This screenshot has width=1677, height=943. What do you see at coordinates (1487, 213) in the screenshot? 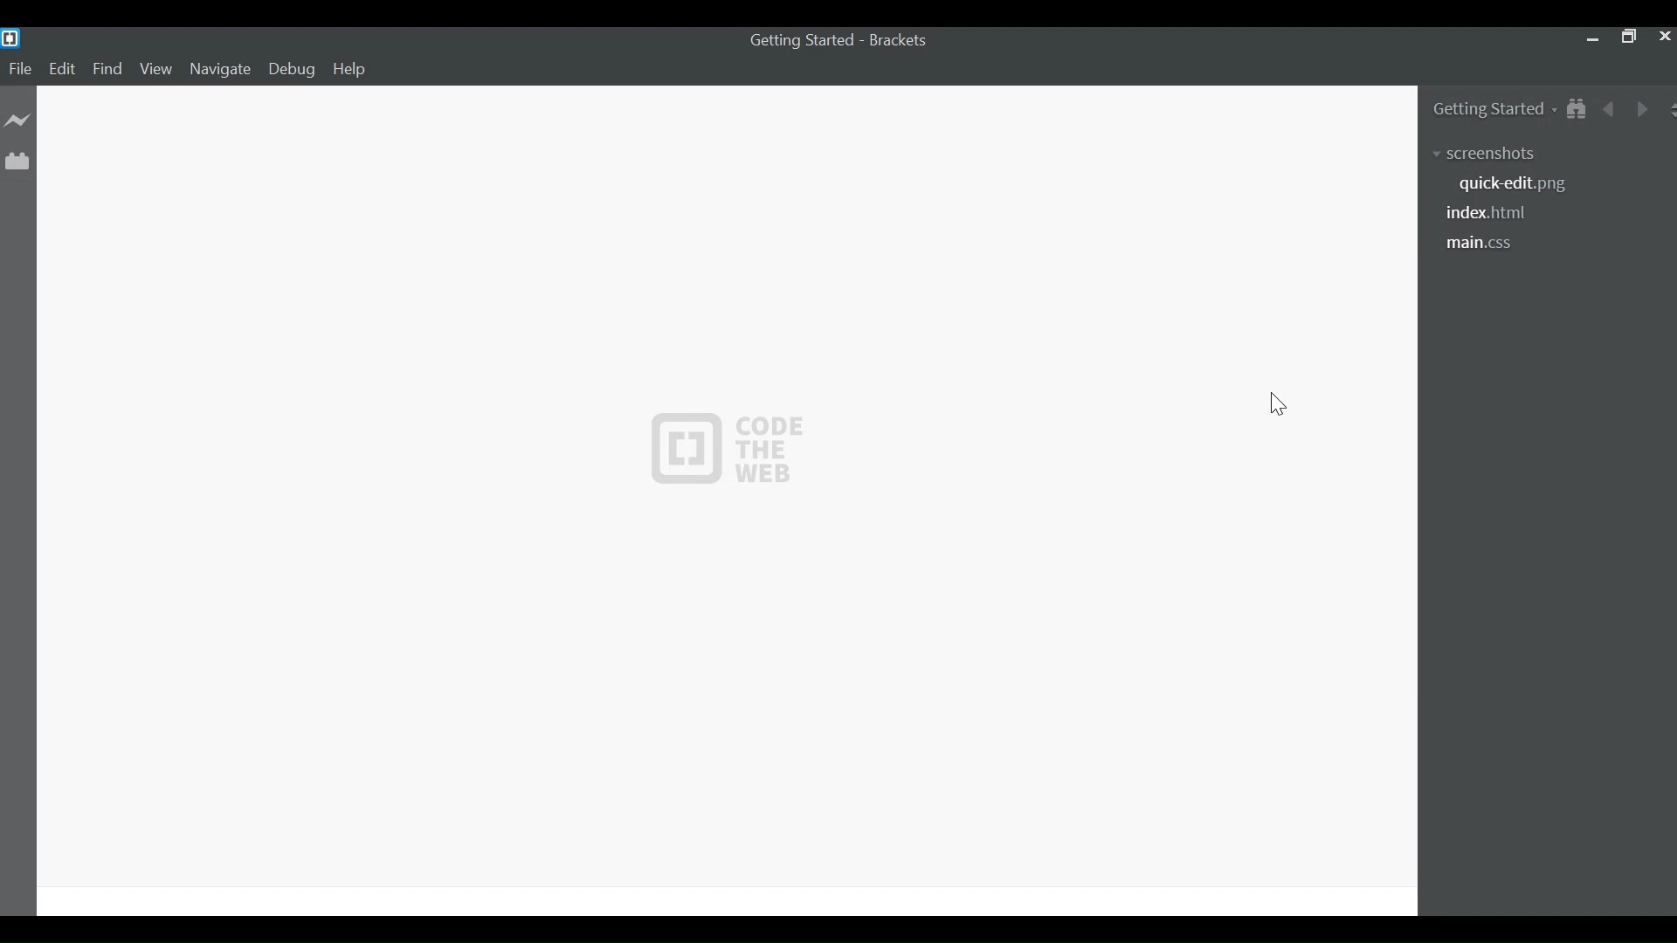
I see `index.html` at bounding box center [1487, 213].